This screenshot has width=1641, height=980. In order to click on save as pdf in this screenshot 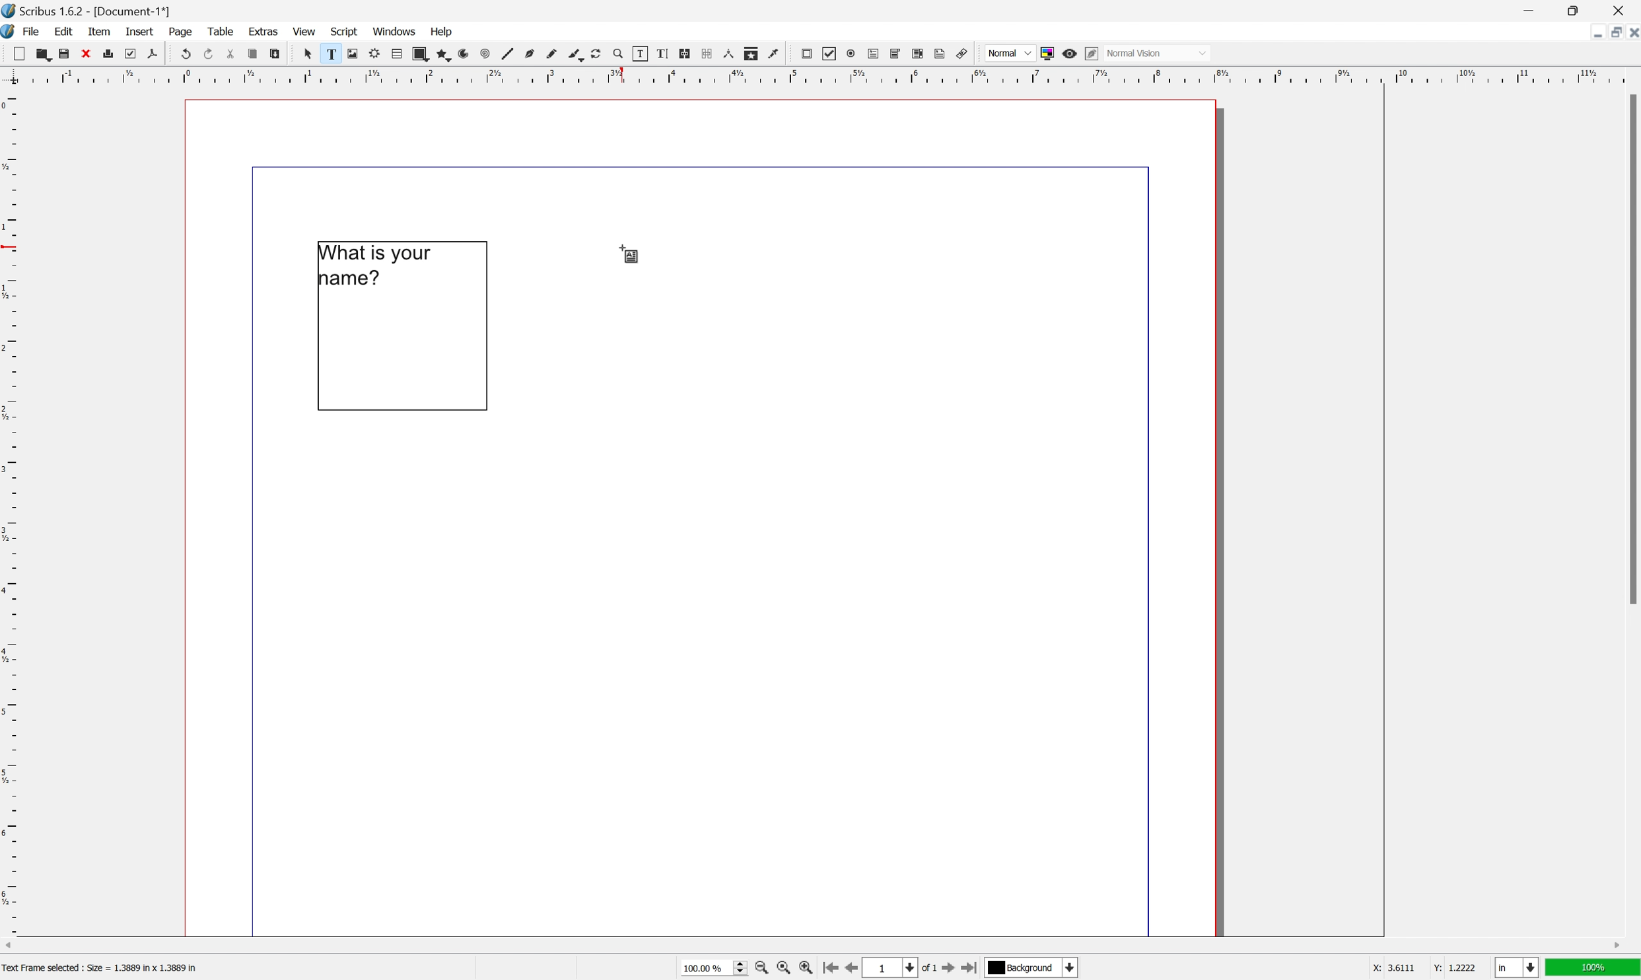, I will do `click(152, 53)`.